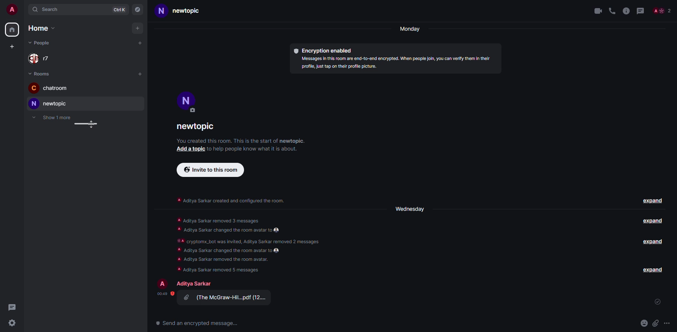 The height and width of the screenshot is (332, 677). I want to click on A Aditya Sarkar removed 3 messages

LY TY ——

#A cryptomx_bot was invited, Aditya Sarkar removed 2 messages
A Aditya Sarkar changed the room avatar to

‘a Aditya Sarkar removed the room avatar.

‘A Aditya Sarkar removed 5 messages, so click(249, 243).